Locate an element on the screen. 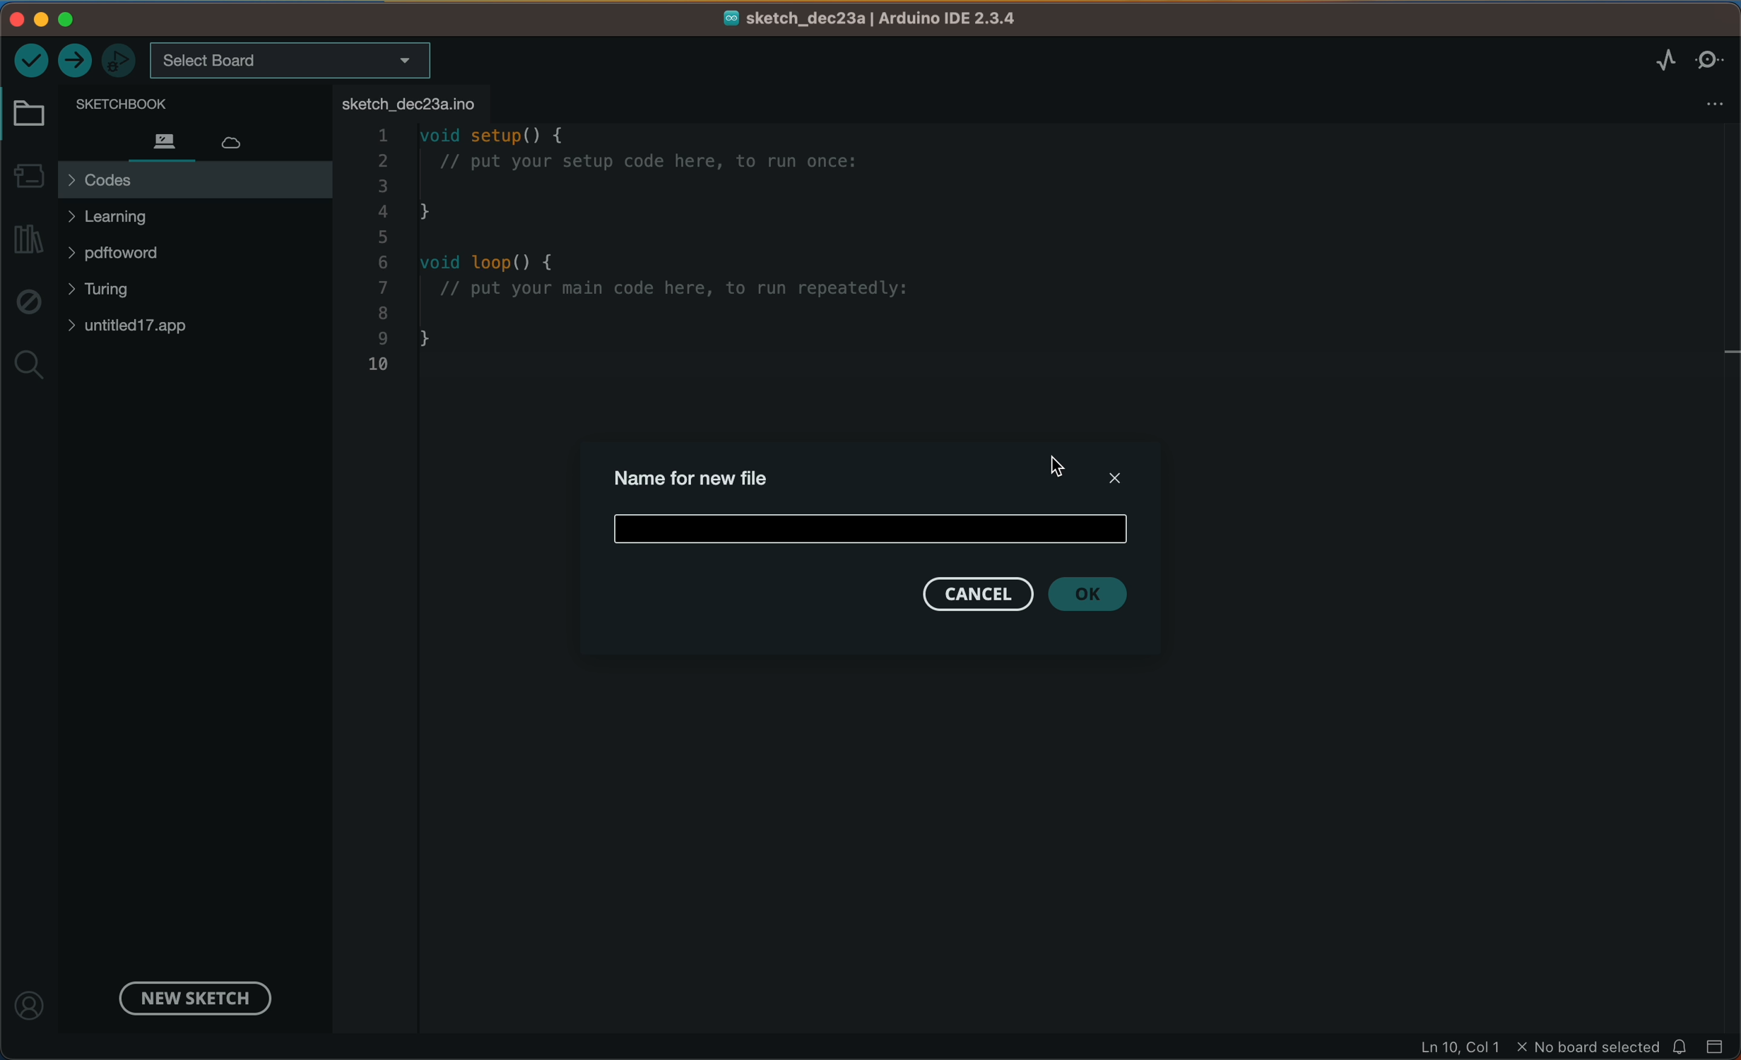  file information is located at coordinates (1537, 1047).